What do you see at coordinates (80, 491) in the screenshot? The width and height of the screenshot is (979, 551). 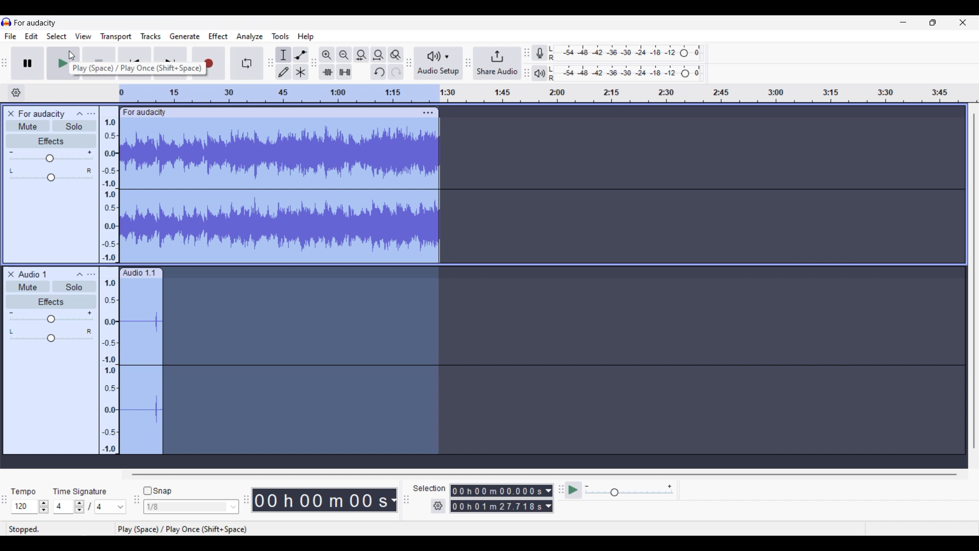 I see `time signature ` at bounding box center [80, 491].